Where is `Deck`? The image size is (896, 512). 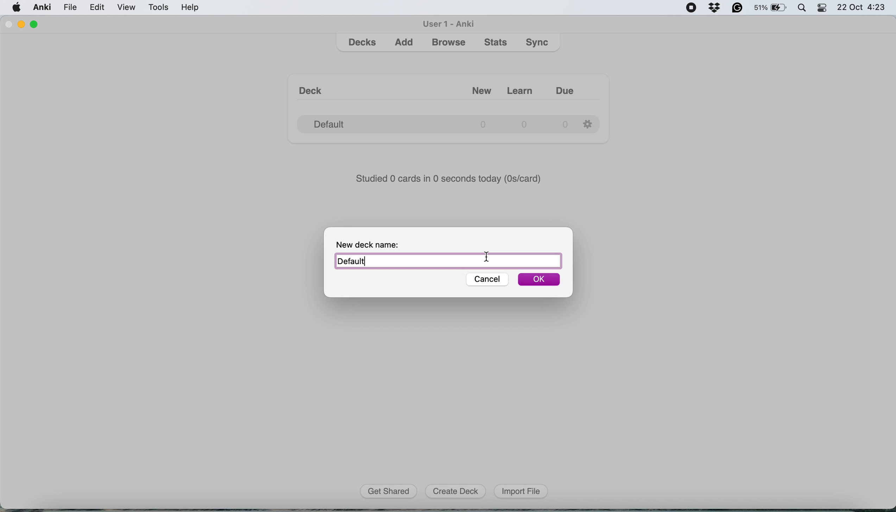 Deck is located at coordinates (314, 87).